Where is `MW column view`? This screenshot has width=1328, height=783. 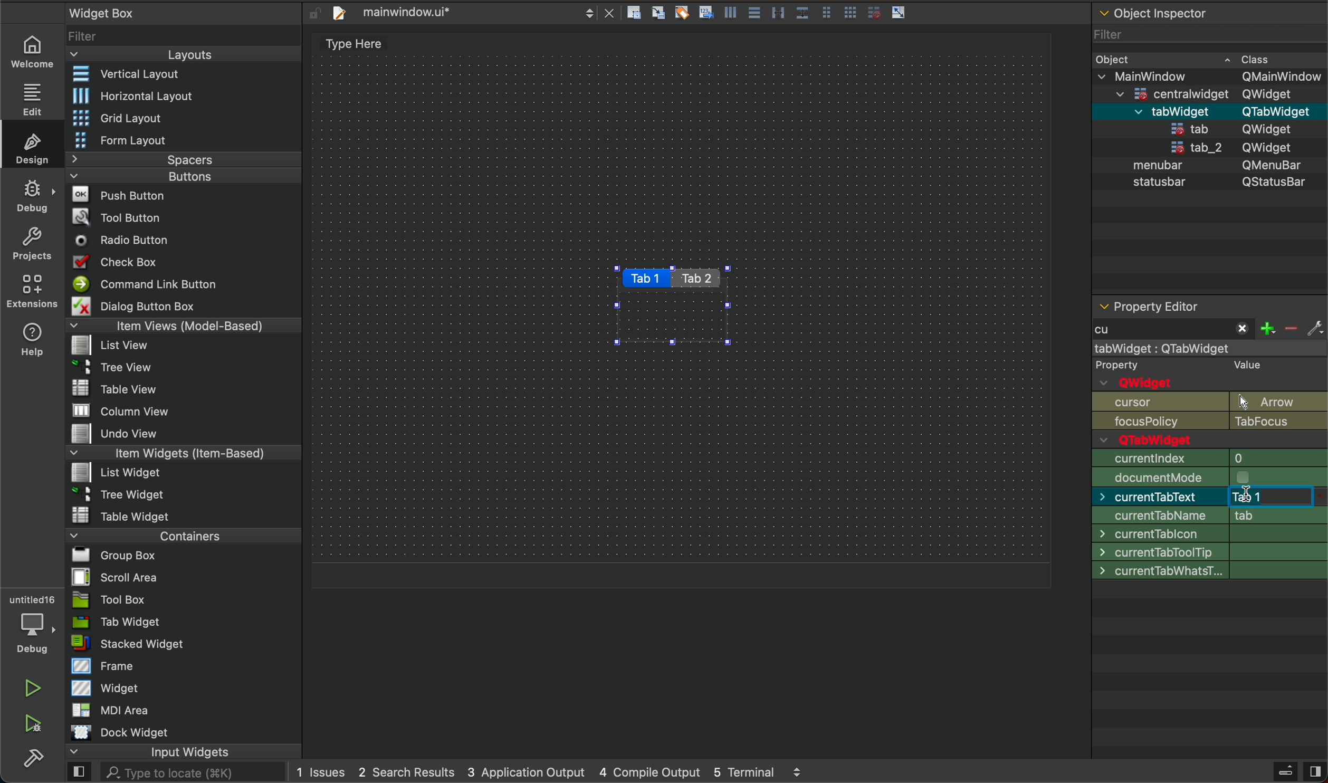 MW column view is located at coordinates (109, 410).